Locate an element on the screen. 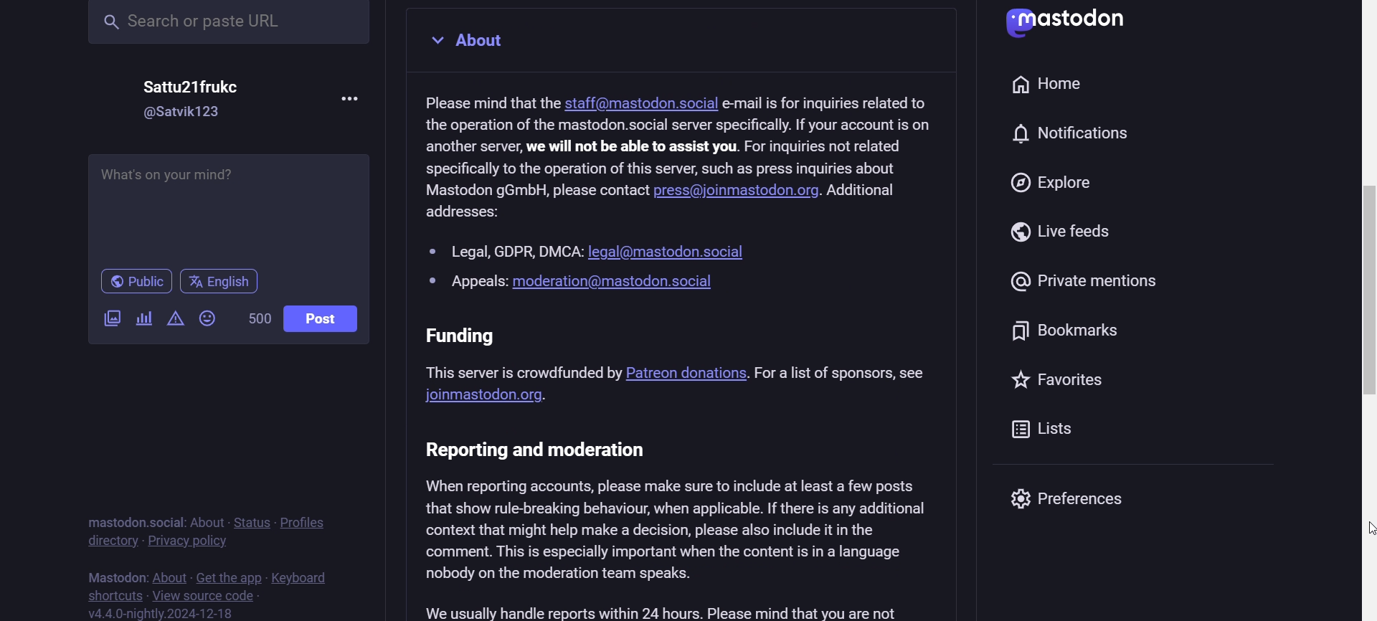 The image size is (1377, 621). word limit is located at coordinates (255, 319).